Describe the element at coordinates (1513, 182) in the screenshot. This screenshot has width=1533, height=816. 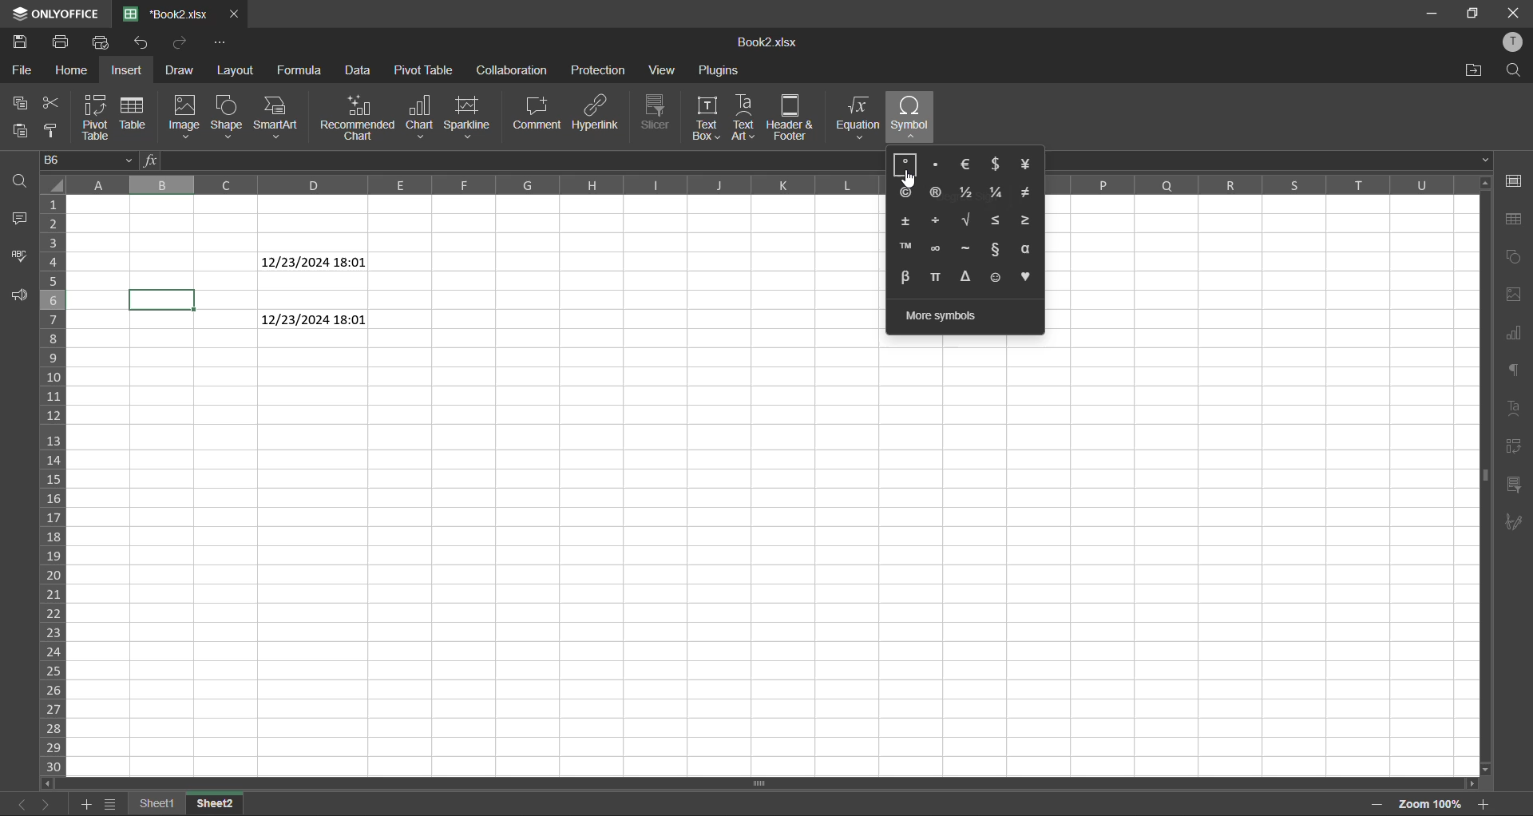
I see `cell settings` at that location.